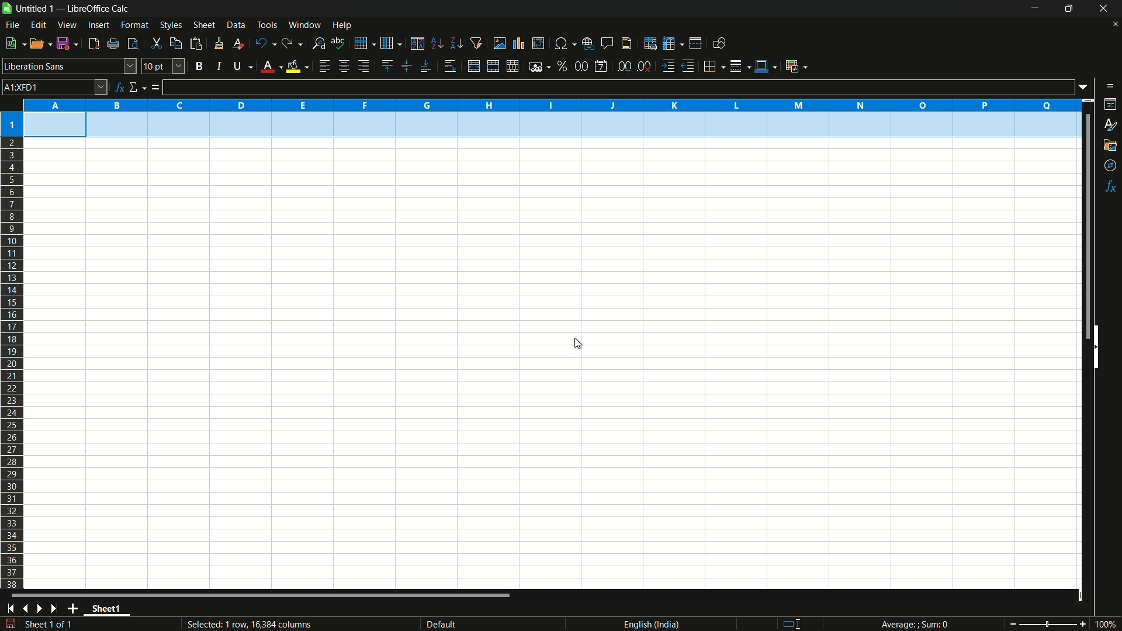 Image resolution: width=1122 pixels, height=631 pixels. What do you see at coordinates (437, 44) in the screenshot?
I see `sort ascending` at bounding box center [437, 44].